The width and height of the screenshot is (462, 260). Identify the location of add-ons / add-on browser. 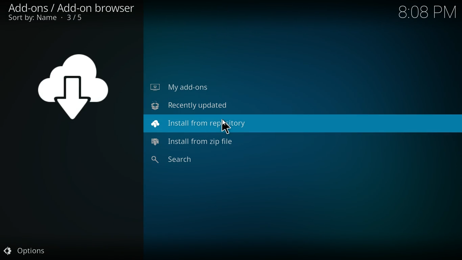
(74, 6).